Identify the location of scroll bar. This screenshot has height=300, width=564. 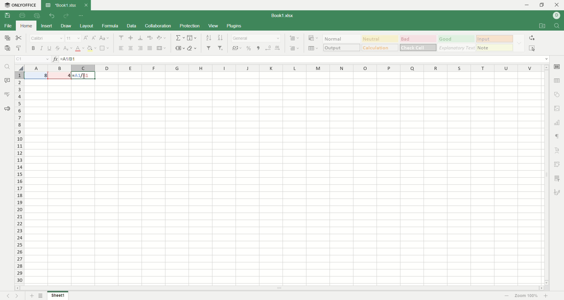
(545, 174).